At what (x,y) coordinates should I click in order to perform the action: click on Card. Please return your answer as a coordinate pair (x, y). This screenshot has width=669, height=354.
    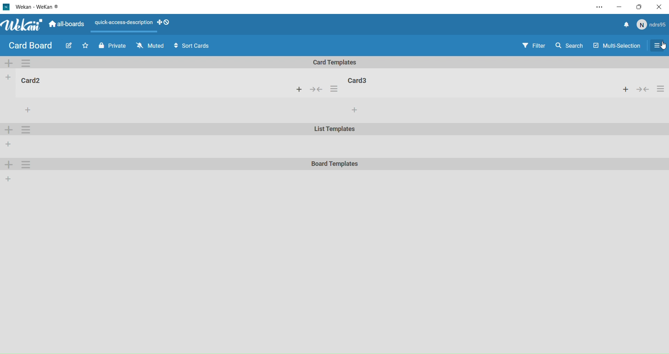
    Looking at the image, I should click on (361, 80).